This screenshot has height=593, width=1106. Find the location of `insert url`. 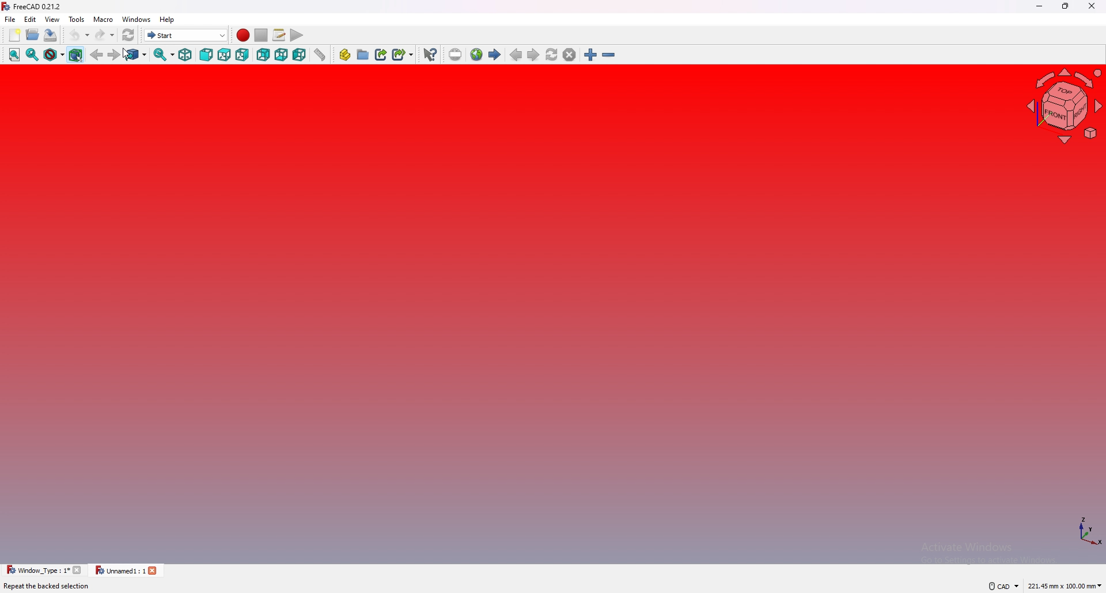

insert url is located at coordinates (455, 54).